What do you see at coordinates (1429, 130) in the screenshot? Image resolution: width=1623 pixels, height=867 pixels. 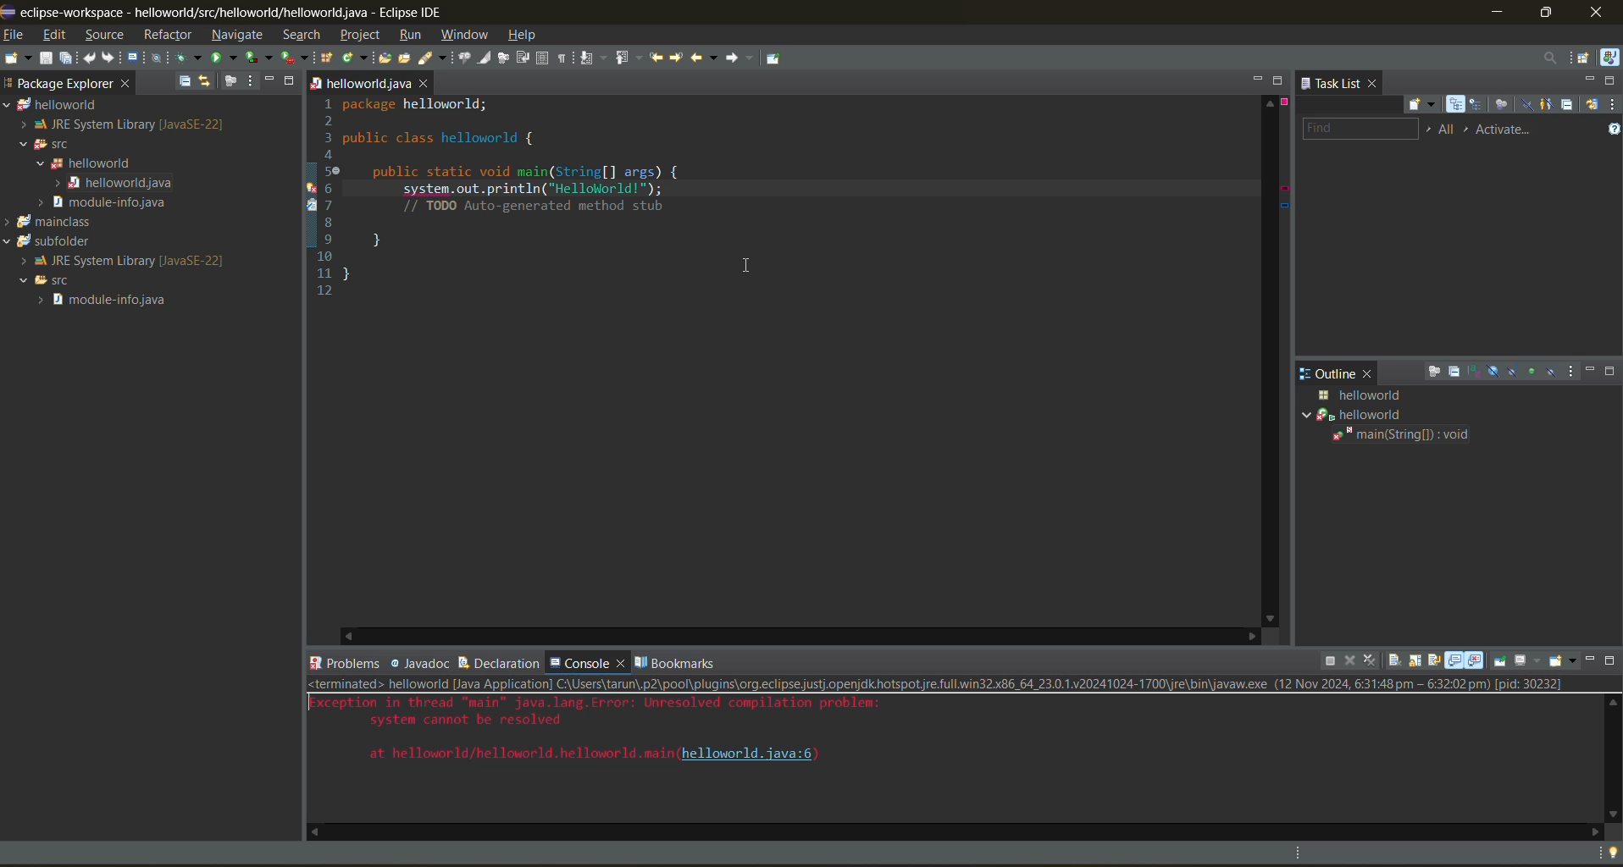 I see `select working set` at bounding box center [1429, 130].